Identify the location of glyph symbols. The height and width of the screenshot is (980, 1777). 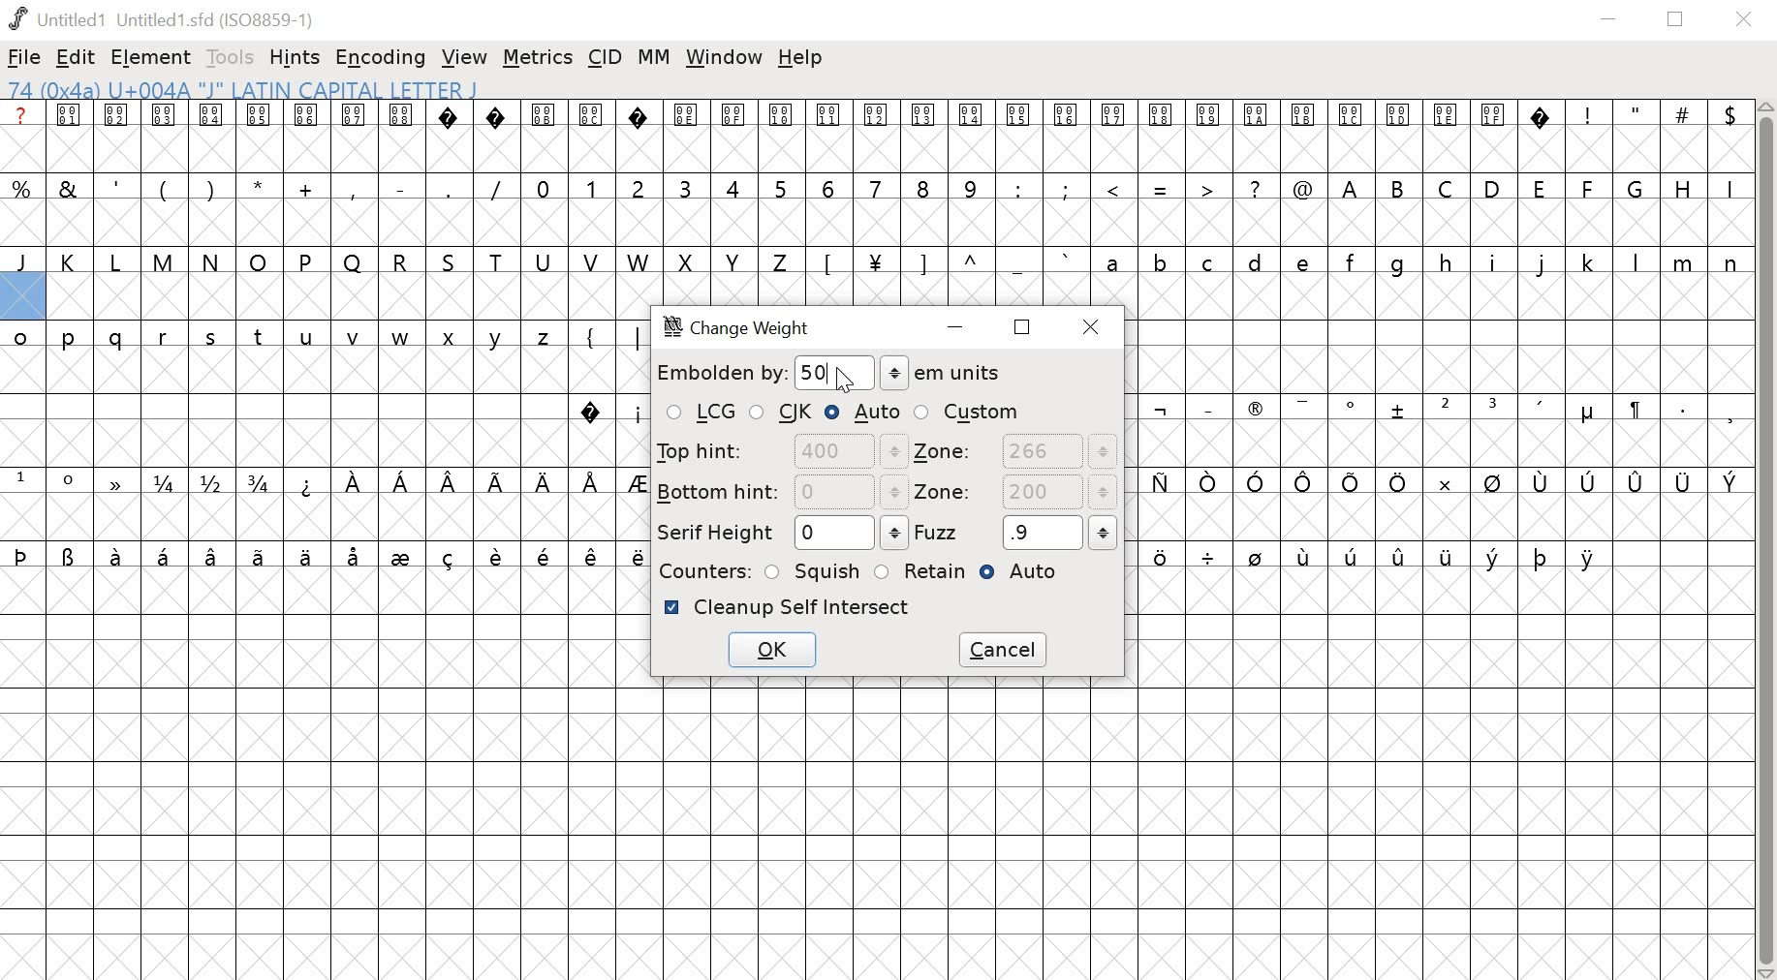
(777, 115).